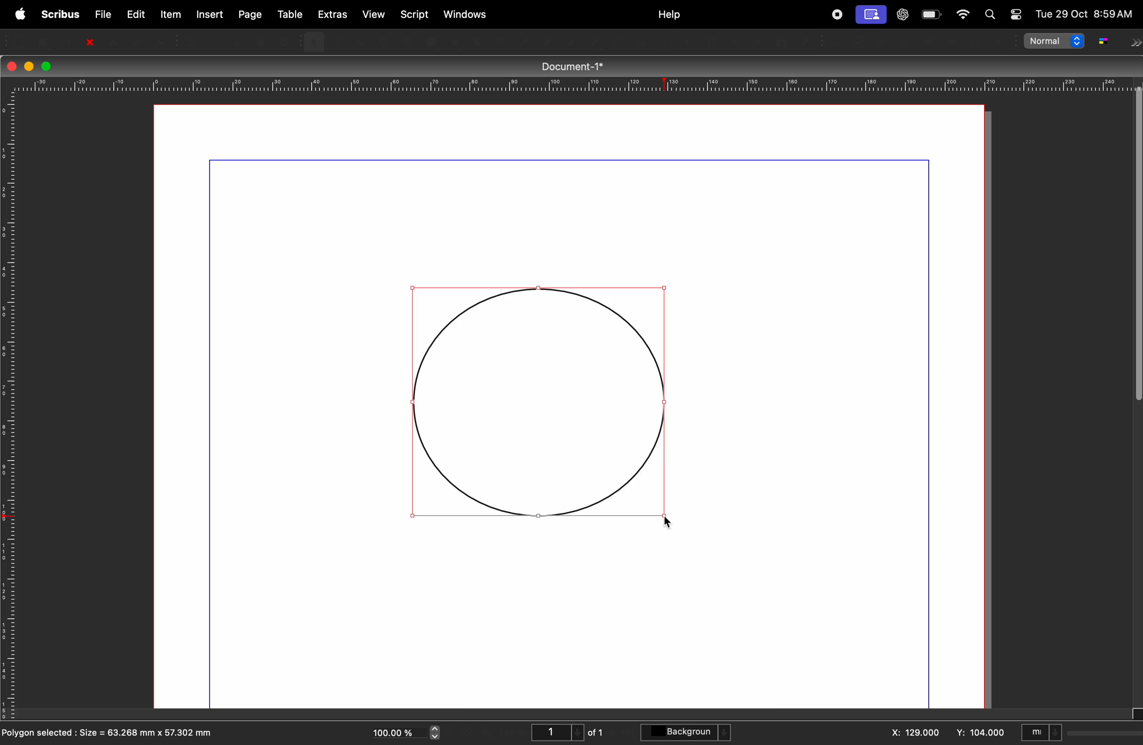 The image size is (1143, 745). What do you see at coordinates (977, 42) in the screenshot?
I see `Text annotation` at bounding box center [977, 42].